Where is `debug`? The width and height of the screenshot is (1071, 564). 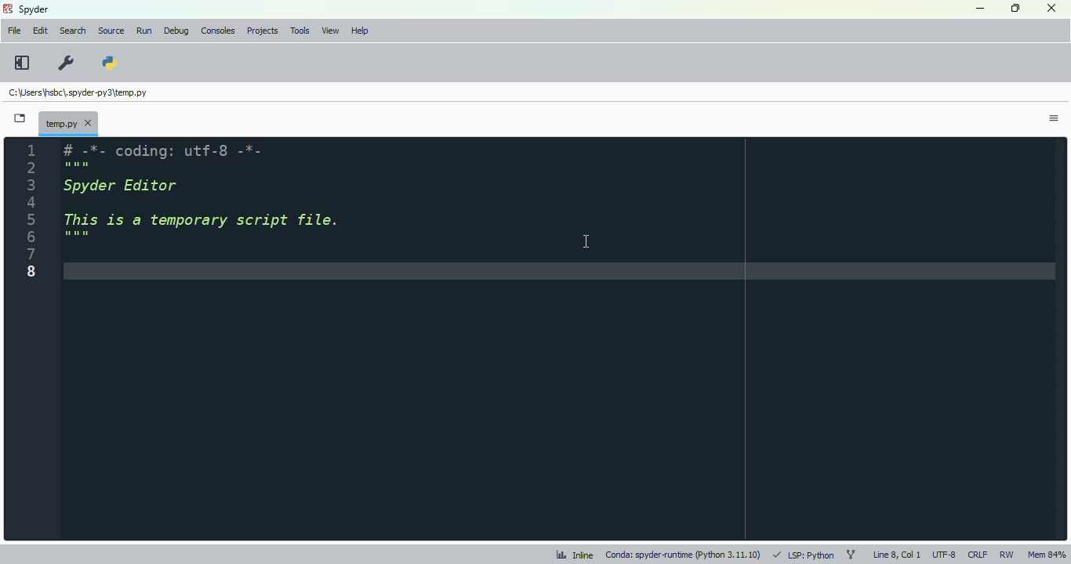
debug is located at coordinates (176, 31).